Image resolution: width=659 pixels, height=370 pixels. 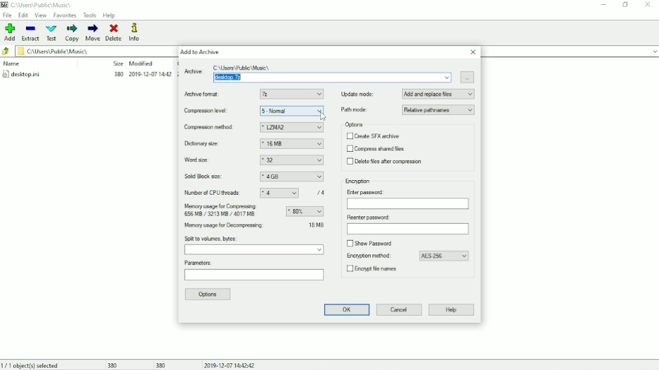 I want to click on Reenter password, so click(x=368, y=218).